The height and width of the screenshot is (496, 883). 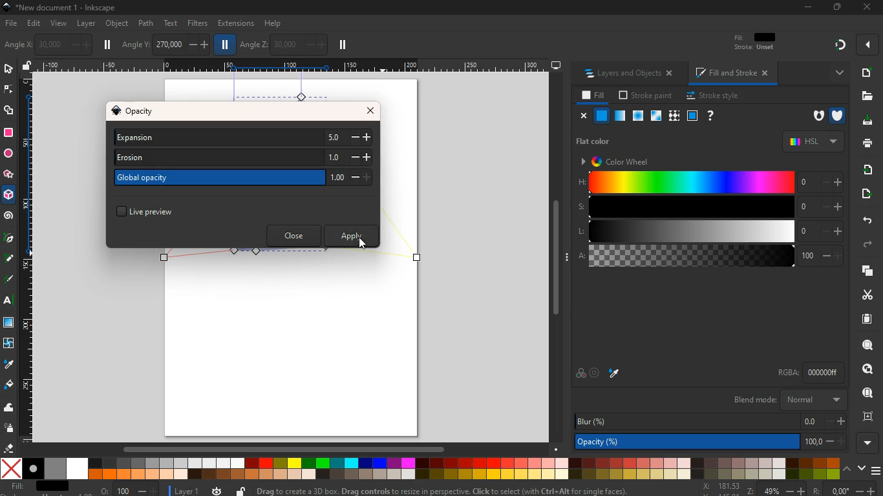 What do you see at coordinates (619, 116) in the screenshot?
I see `opacity` at bounding box center [619, 116].